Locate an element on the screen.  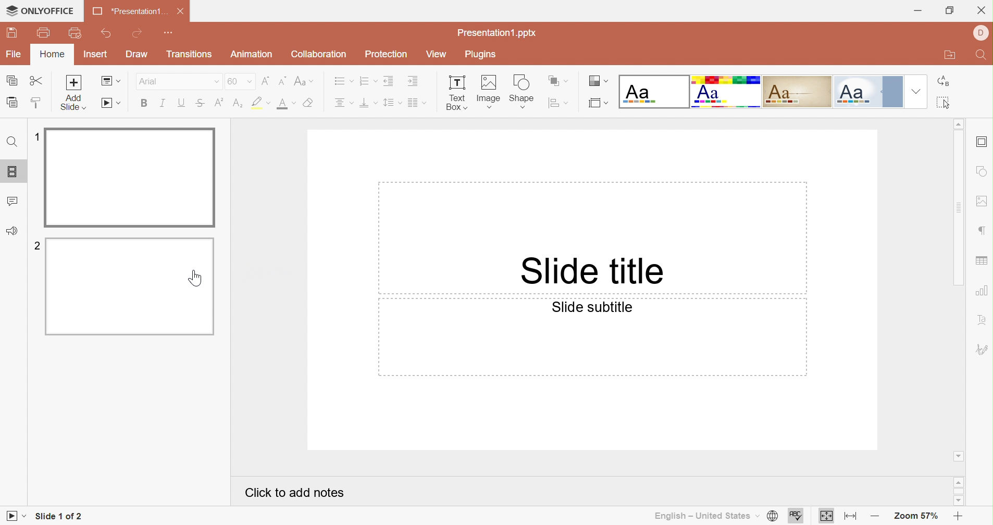
Align Bottom is located at coordinates (368, 104).